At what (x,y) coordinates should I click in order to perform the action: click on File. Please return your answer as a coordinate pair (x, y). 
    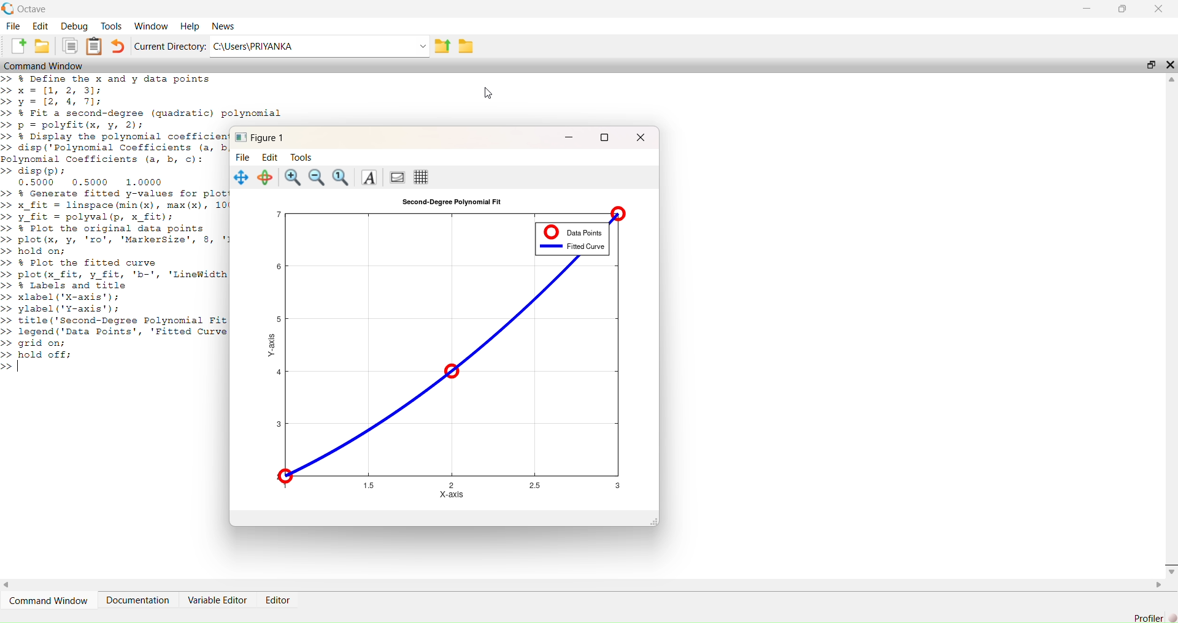
    Looking at the image, I should click on (243, 156).